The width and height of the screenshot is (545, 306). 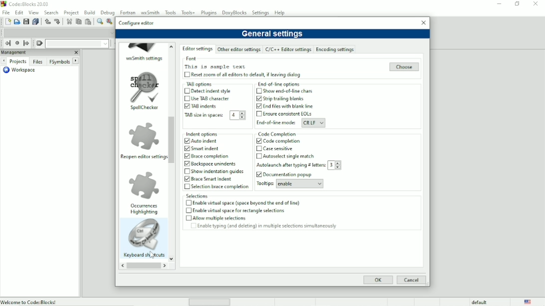 I want to click on Image, so click(x=144, y=235).